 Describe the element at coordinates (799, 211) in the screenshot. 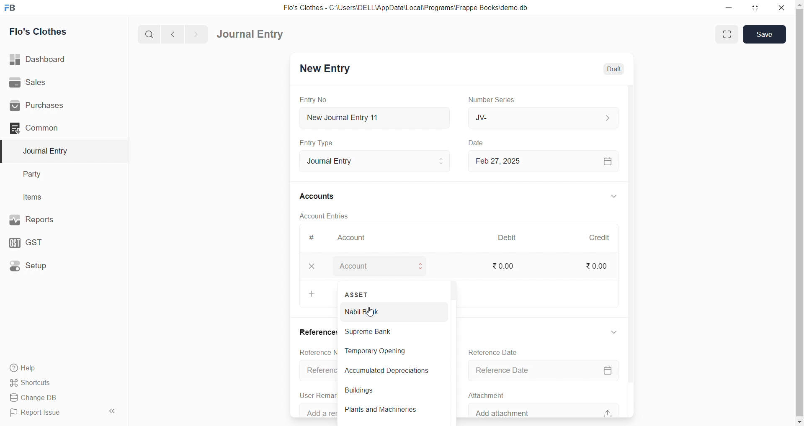

I see `vertical scroll bar` at that location.